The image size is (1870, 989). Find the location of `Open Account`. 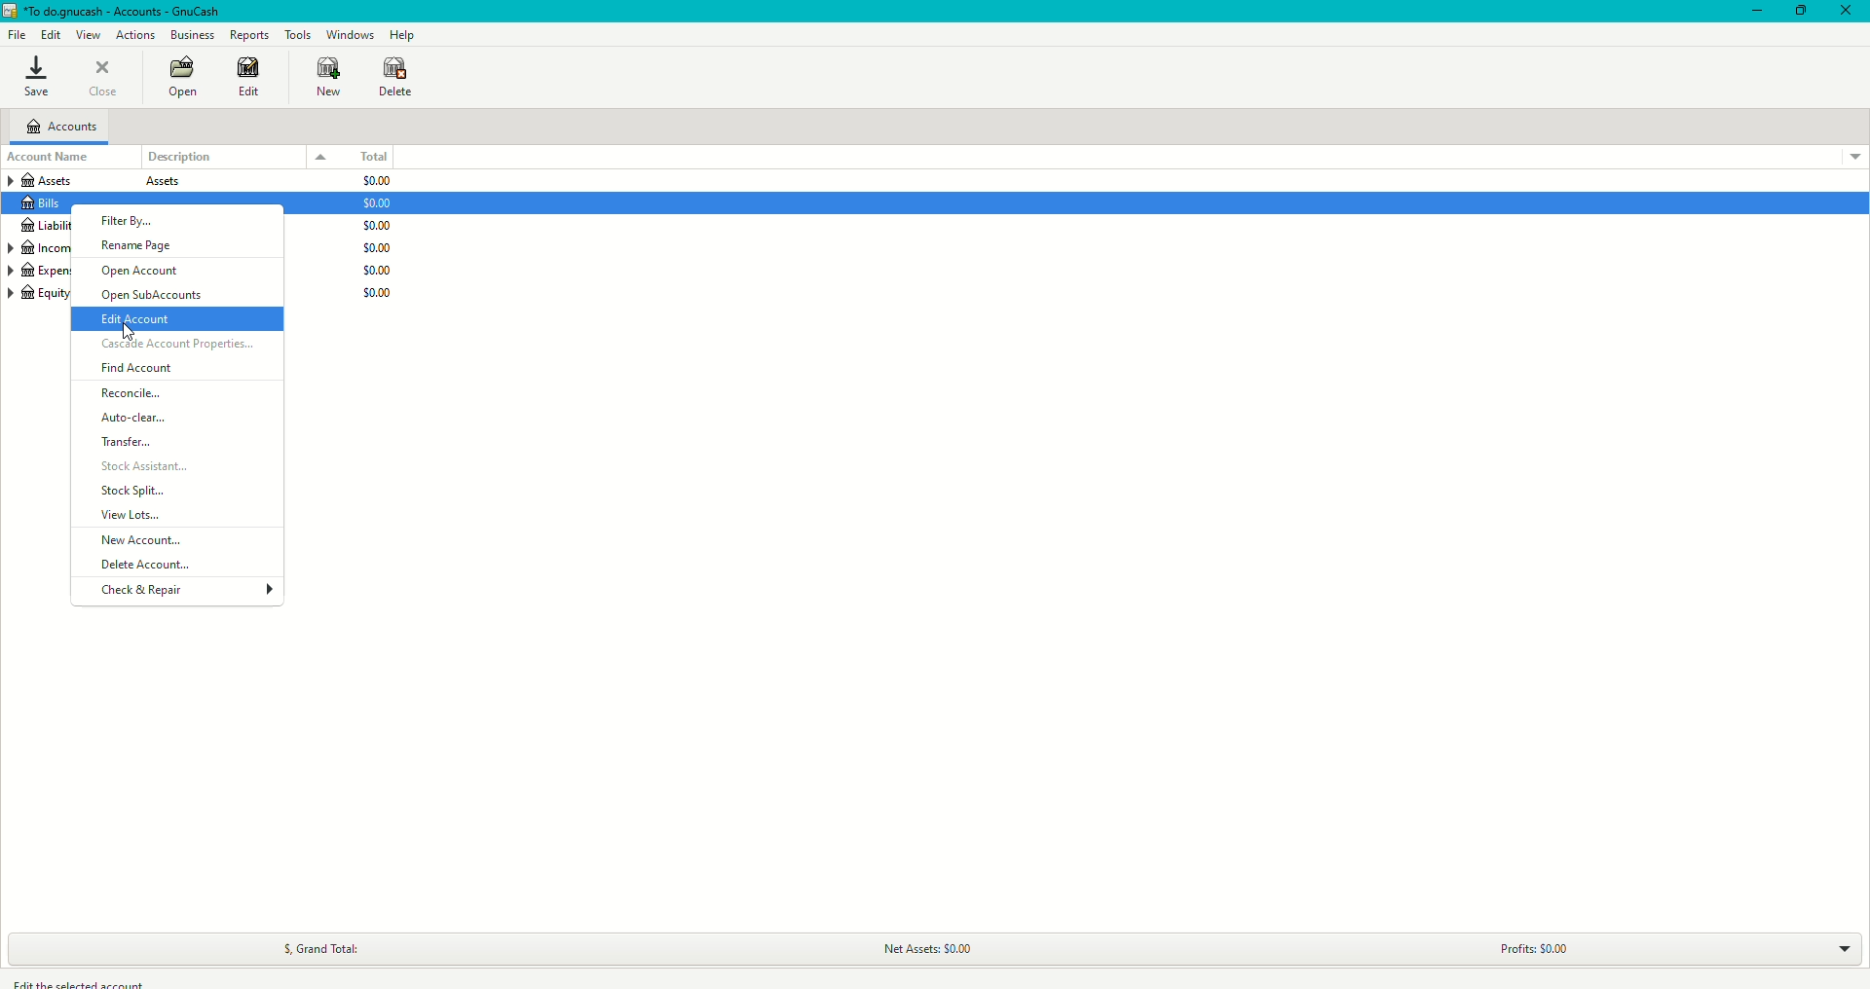

Open Account is located at coordinates (143, 272).